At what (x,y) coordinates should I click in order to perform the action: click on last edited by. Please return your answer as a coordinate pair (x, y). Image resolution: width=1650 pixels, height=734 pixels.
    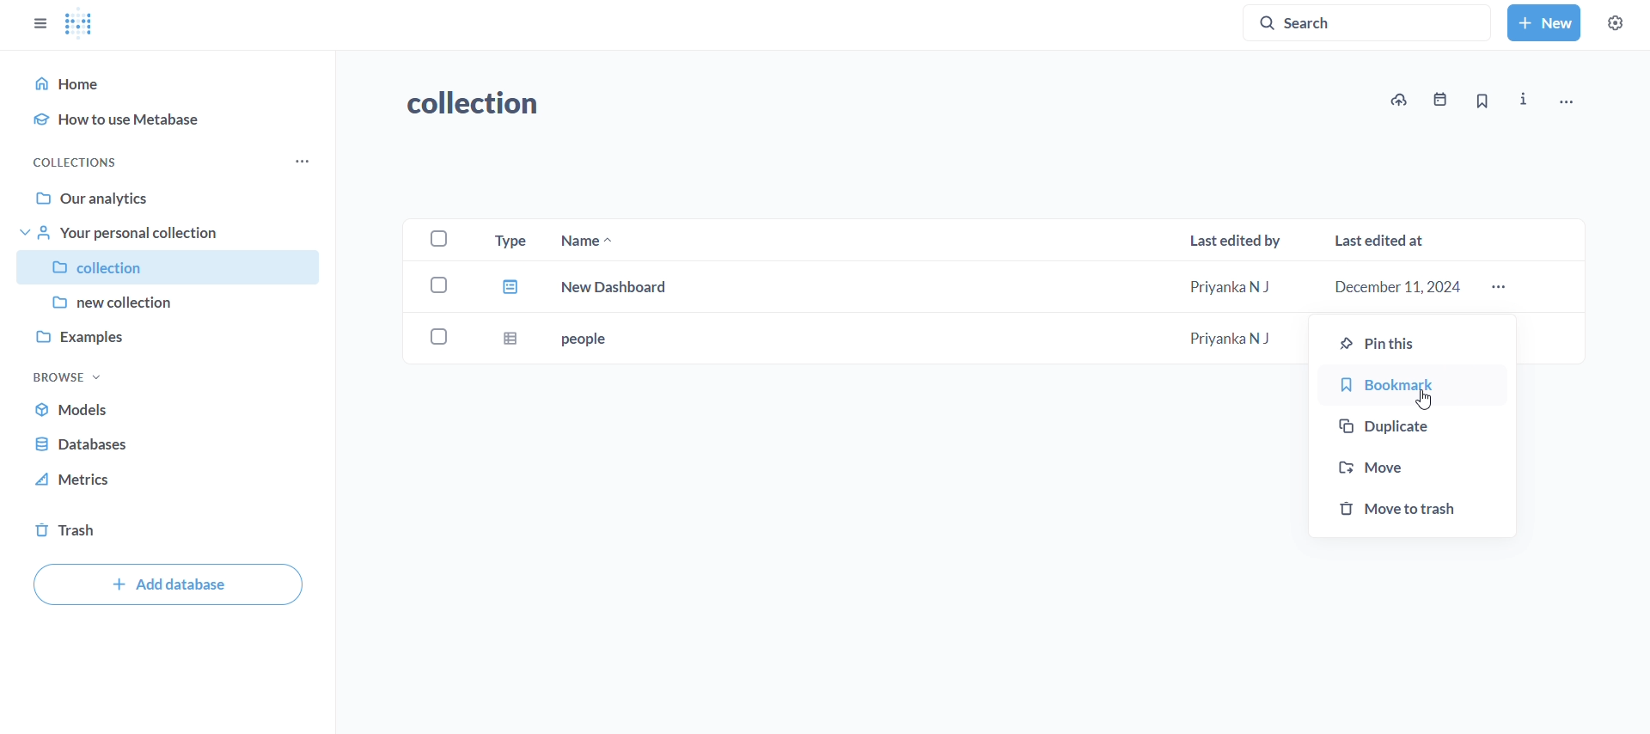
    Looking at the image, I should click on (1235, 238).